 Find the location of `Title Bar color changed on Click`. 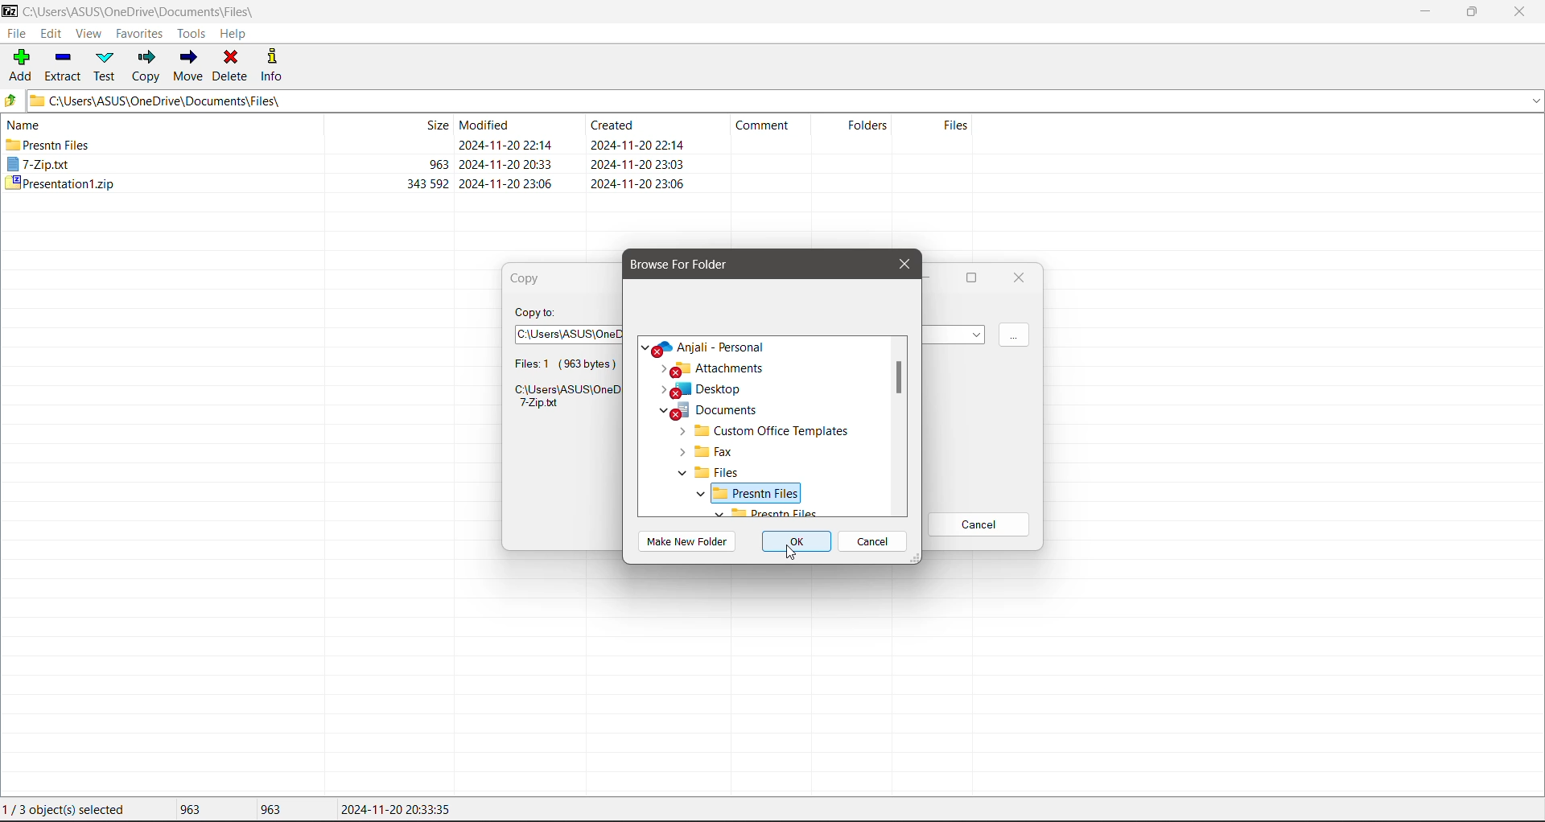

Title Bar color changed on Click is located at coordinates (558, 10).